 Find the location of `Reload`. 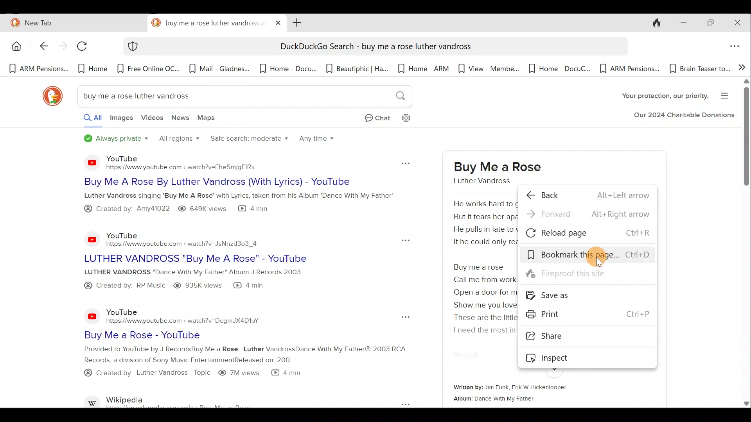

Reload is located at coordinates (587, 234).